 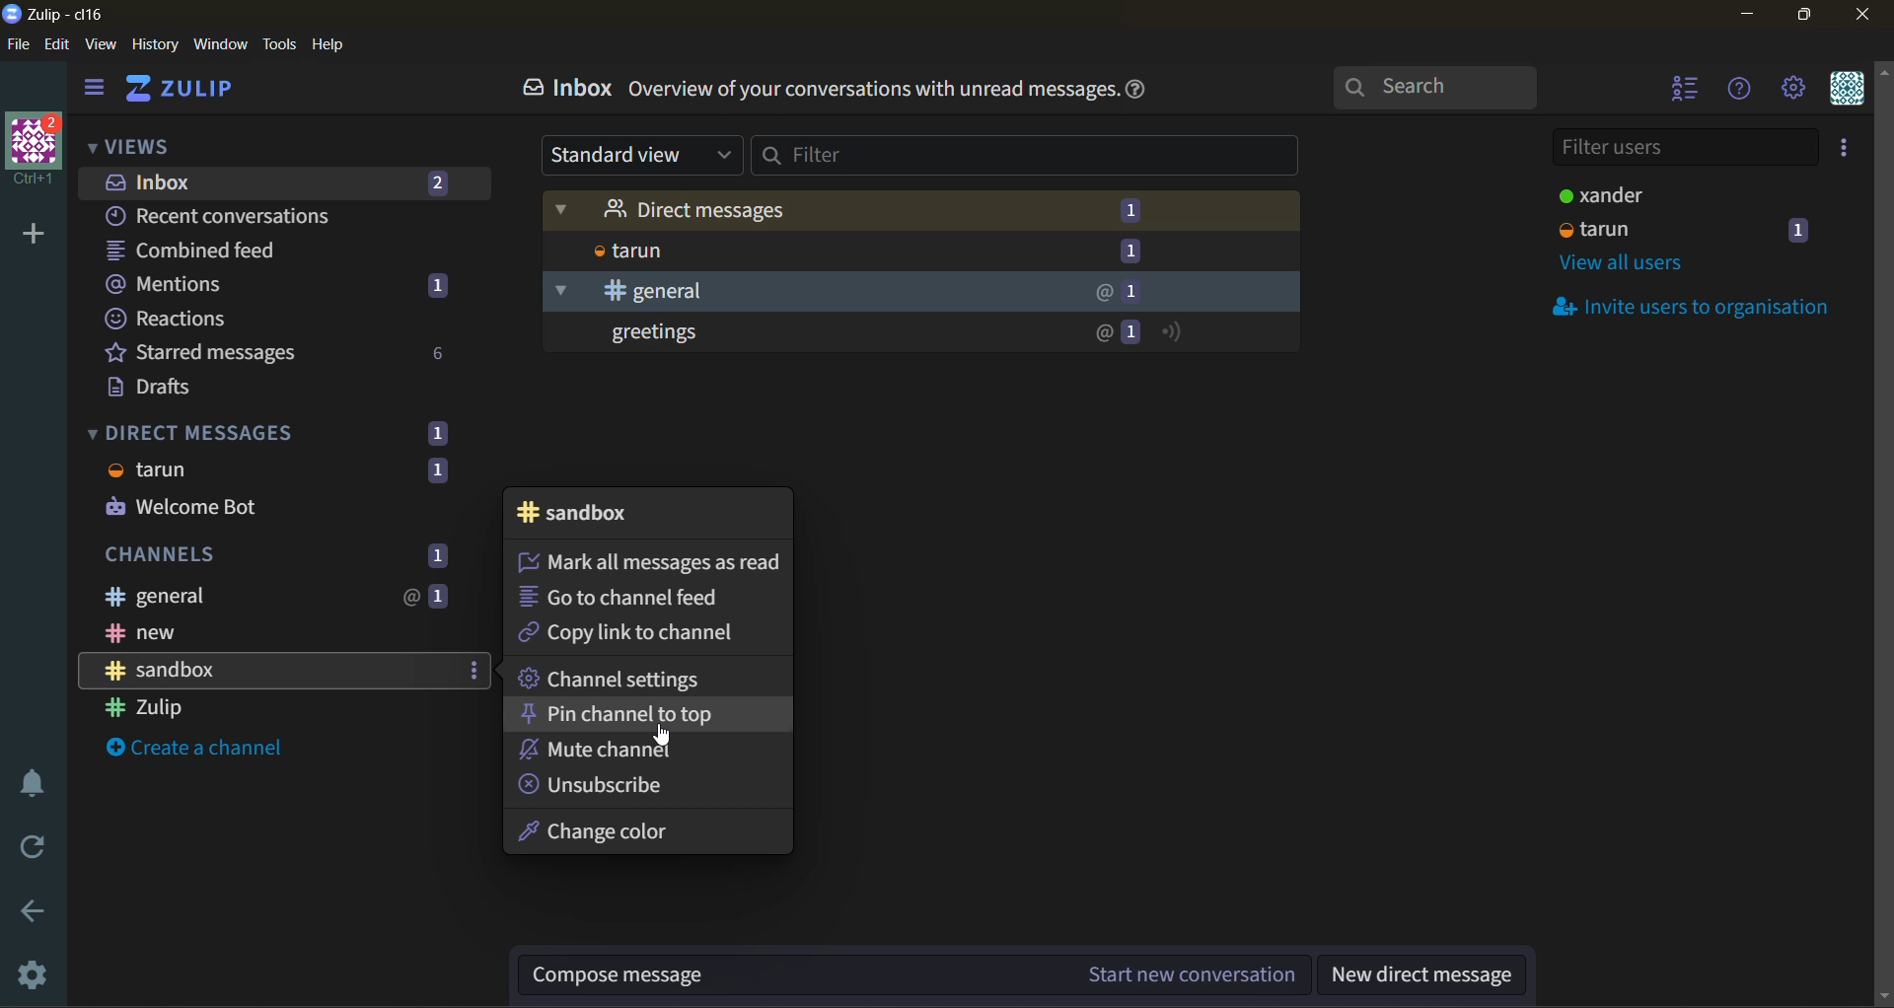 What do you see at coordinates (283, 180) in the screenshot?
I see `inbox` at bounding box center [283, 180].